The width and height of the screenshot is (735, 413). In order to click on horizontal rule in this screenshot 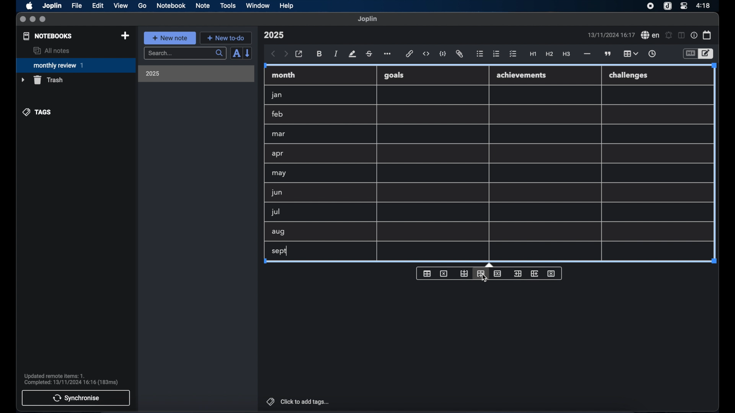, I will do `click(586, 54)`.